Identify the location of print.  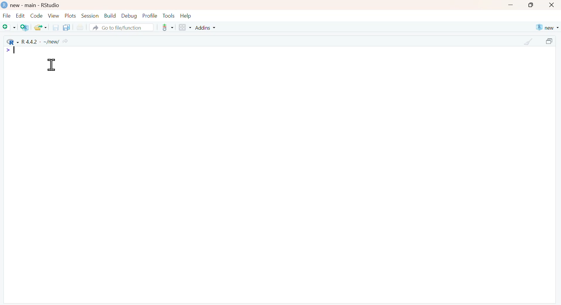
(80, 28).